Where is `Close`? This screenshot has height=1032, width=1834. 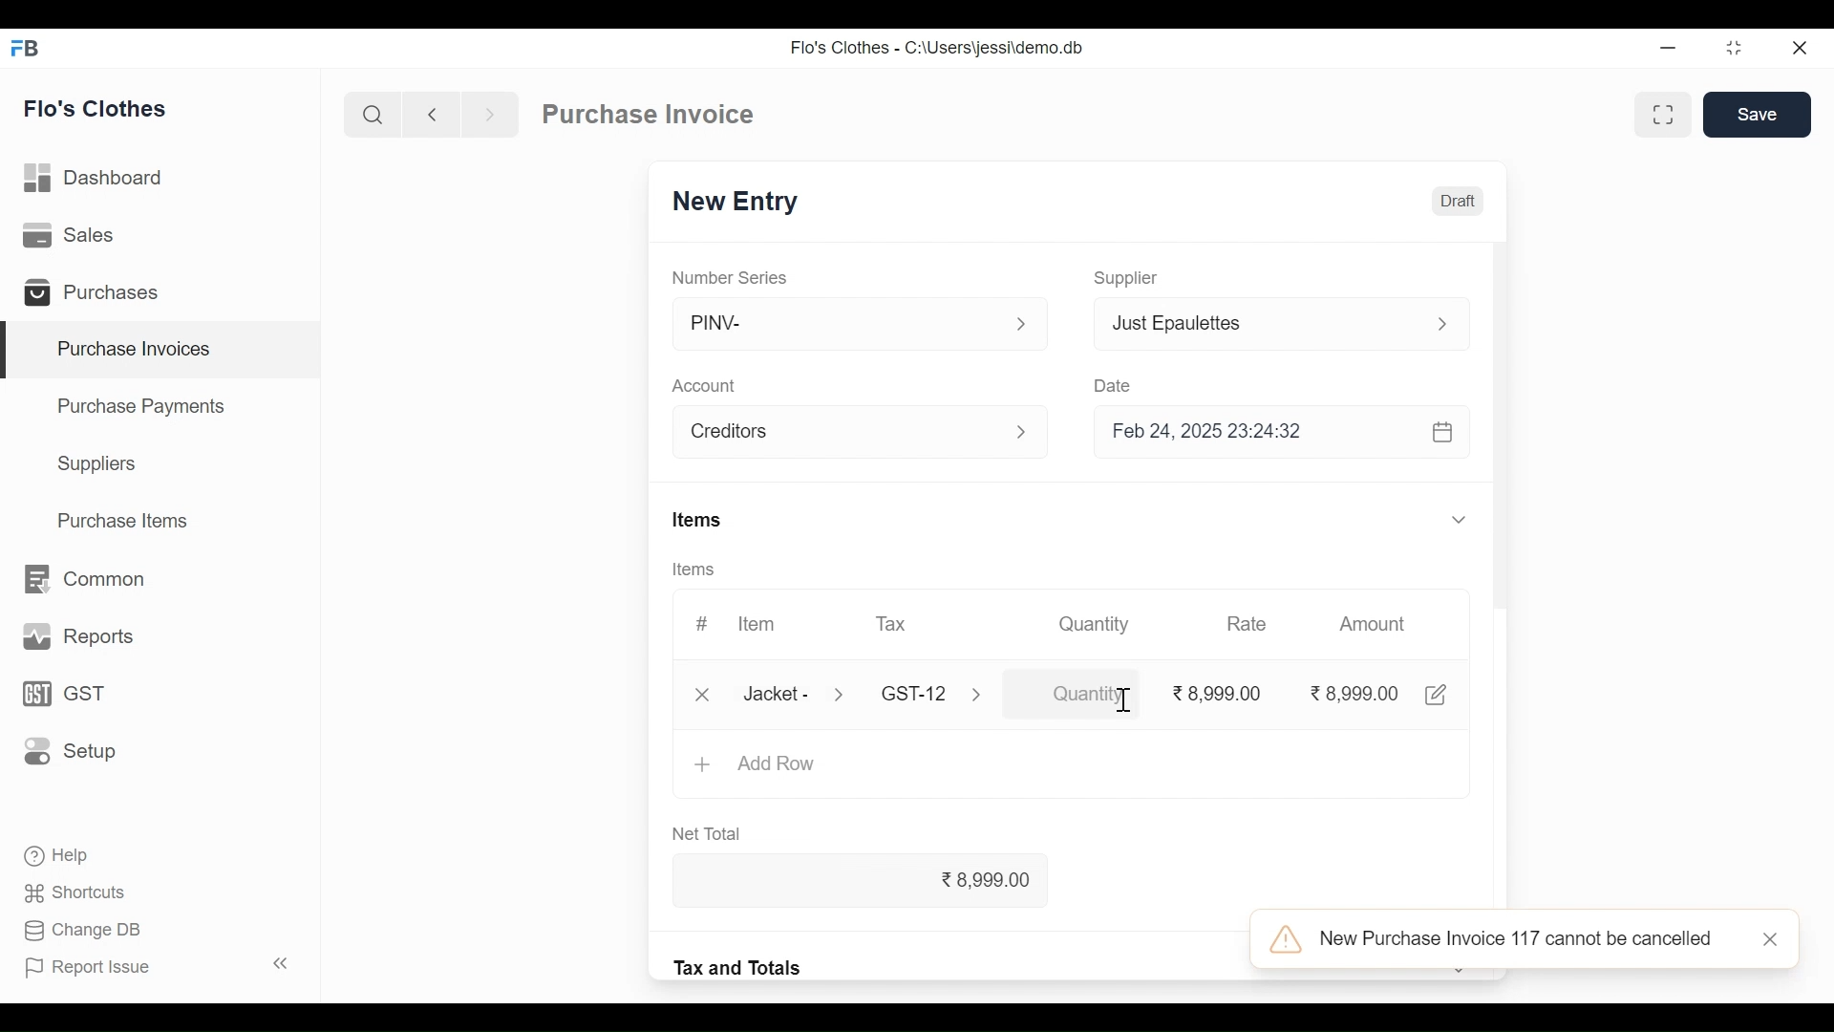
Close is located at coordinates (699, 694).